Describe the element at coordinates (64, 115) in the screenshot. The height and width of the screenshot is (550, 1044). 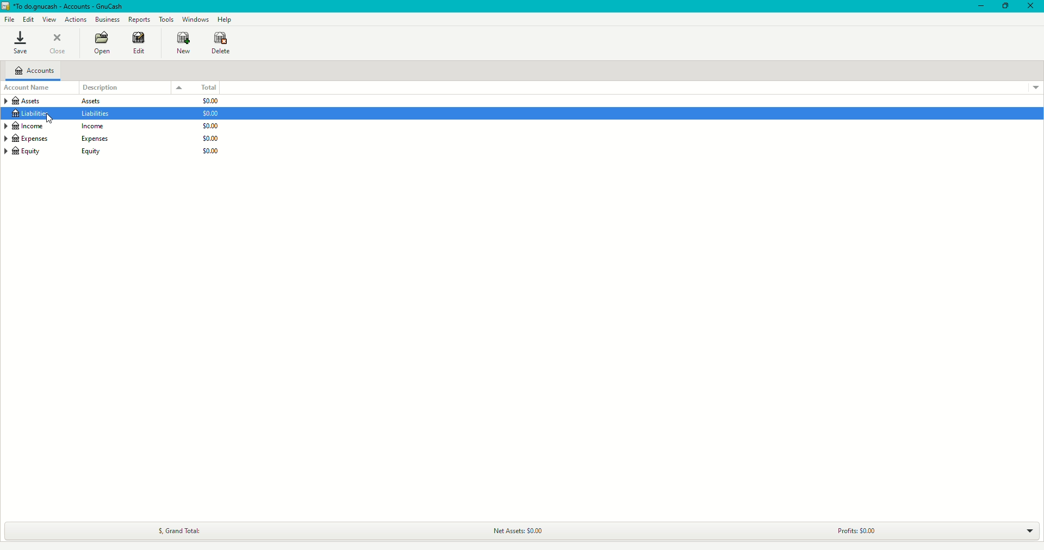
I see `Liabilities` at that location.